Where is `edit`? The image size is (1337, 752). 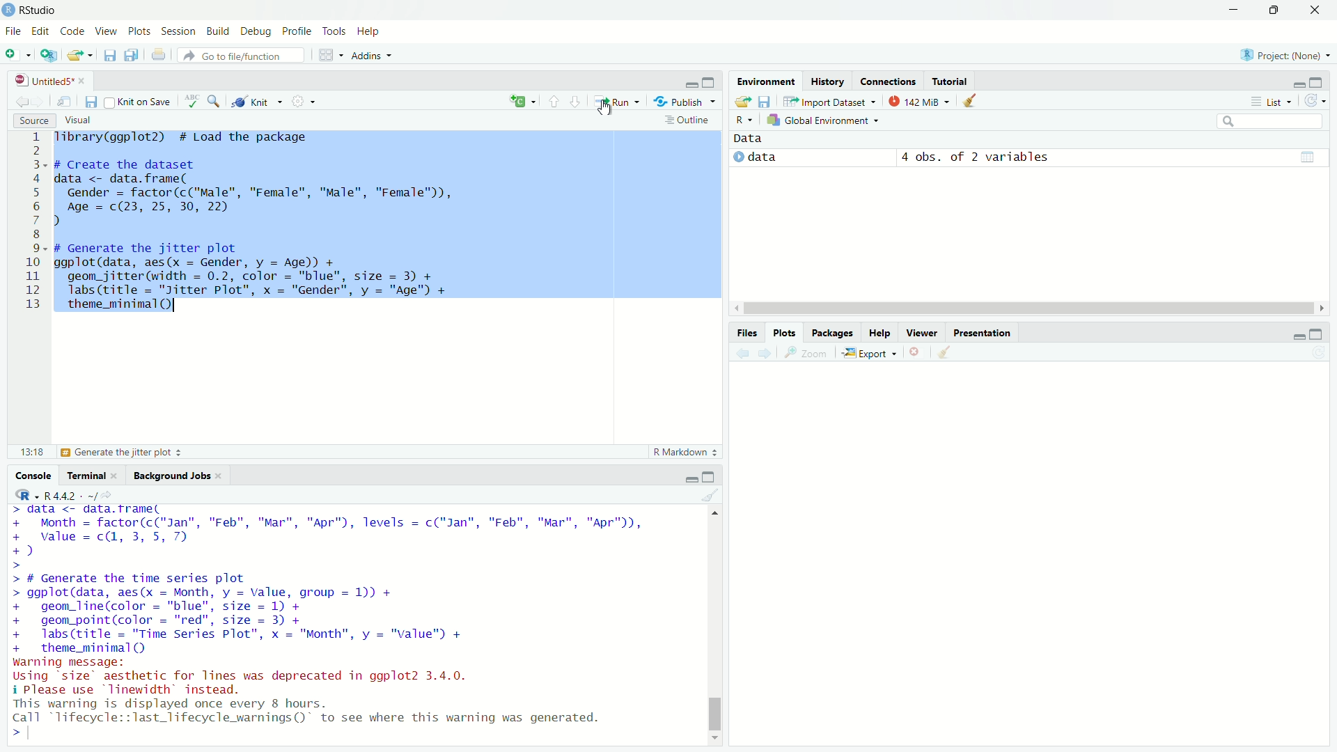
edit is located at coordinates (41, 32).